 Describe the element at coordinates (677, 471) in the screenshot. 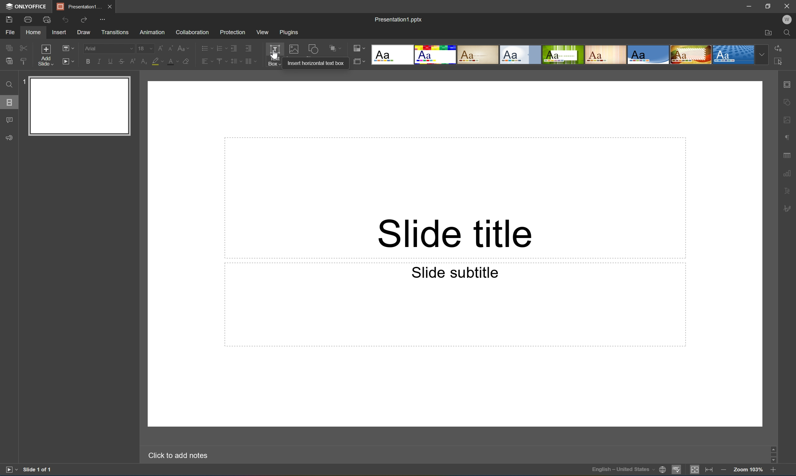

I see `Spell checking` at that location.